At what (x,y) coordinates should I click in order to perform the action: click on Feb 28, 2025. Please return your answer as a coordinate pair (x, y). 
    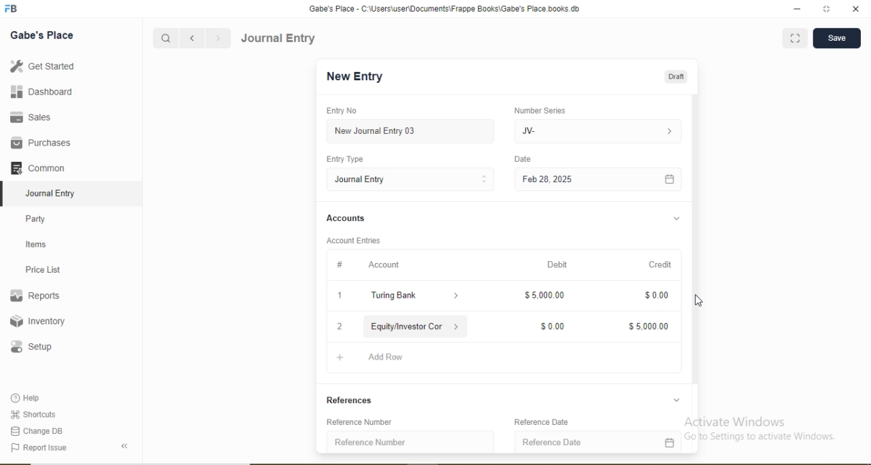
    Looking at the image, I should click on (547, 179).